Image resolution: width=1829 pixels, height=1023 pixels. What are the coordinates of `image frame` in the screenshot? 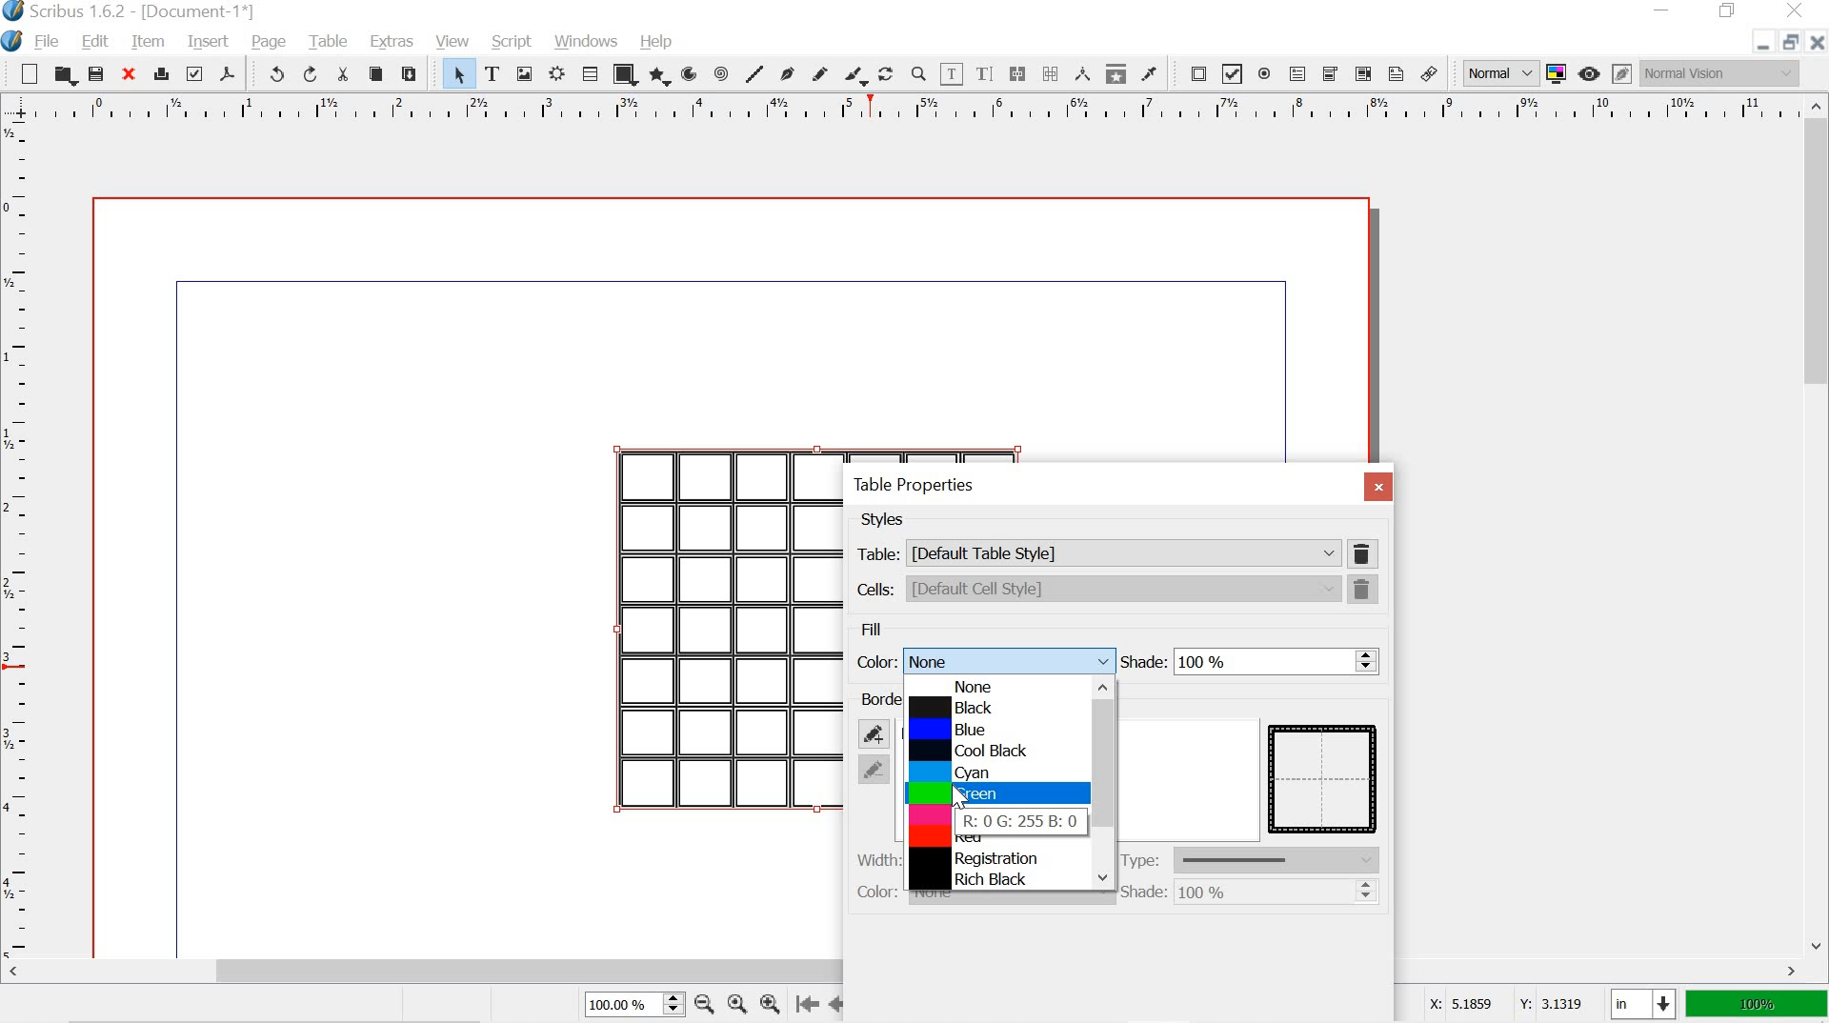 It's located at (524, 73).